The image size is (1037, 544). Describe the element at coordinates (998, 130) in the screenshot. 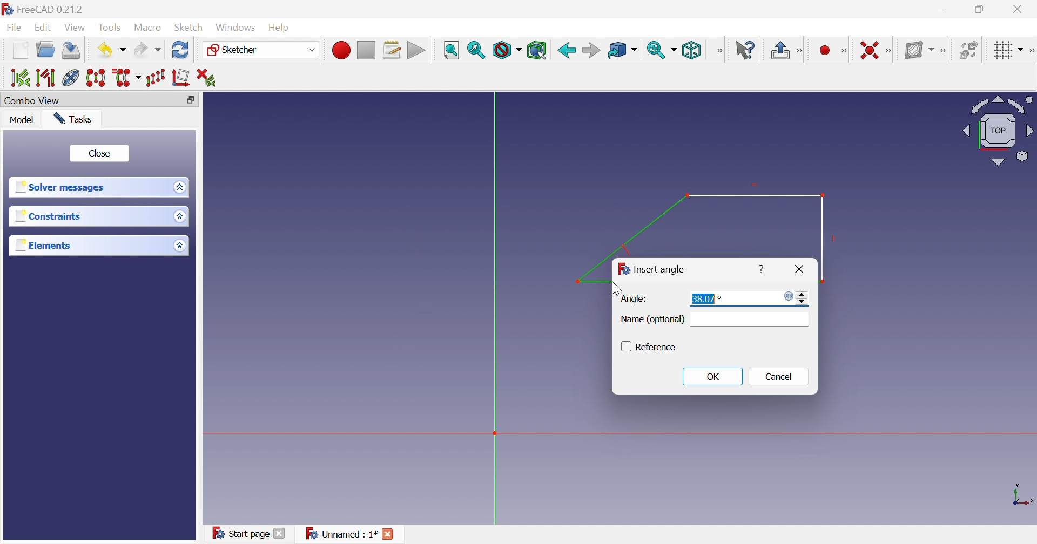

I see `Viewing angle` at that location.